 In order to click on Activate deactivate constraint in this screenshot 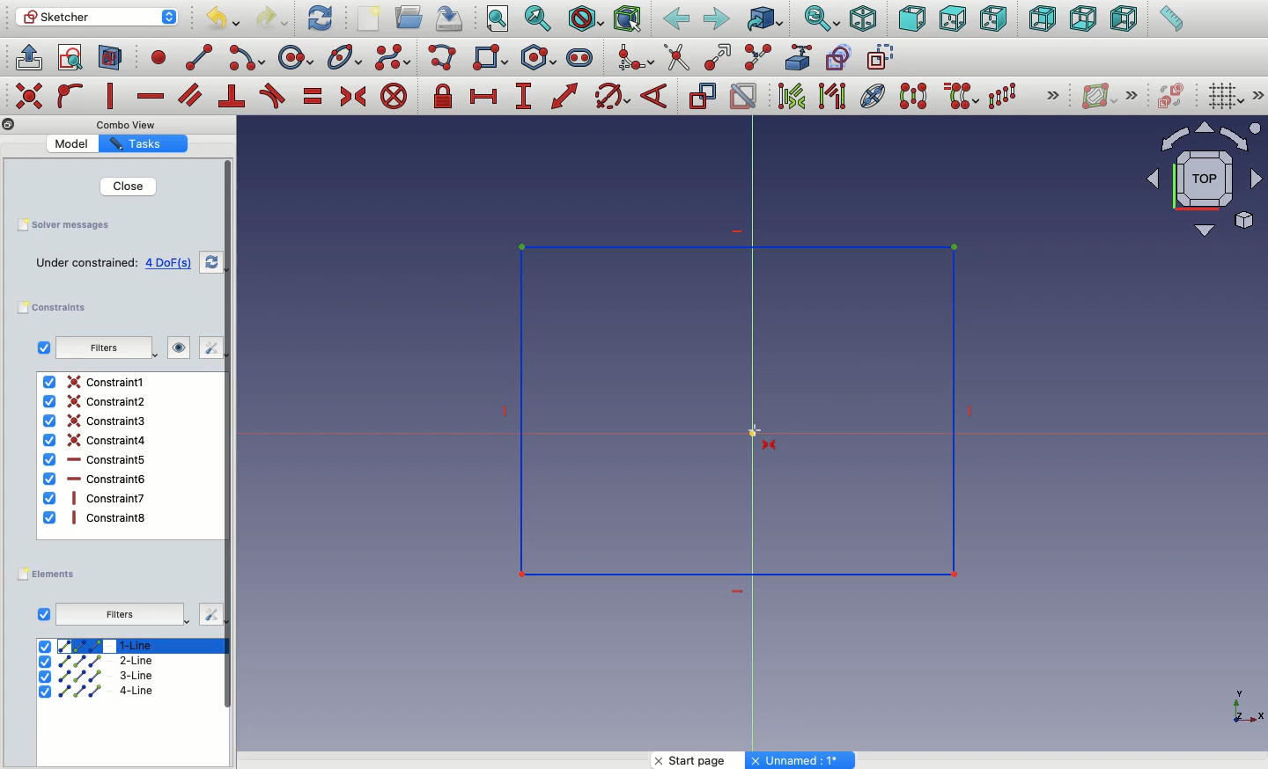, I will do `click(744, 98)`.